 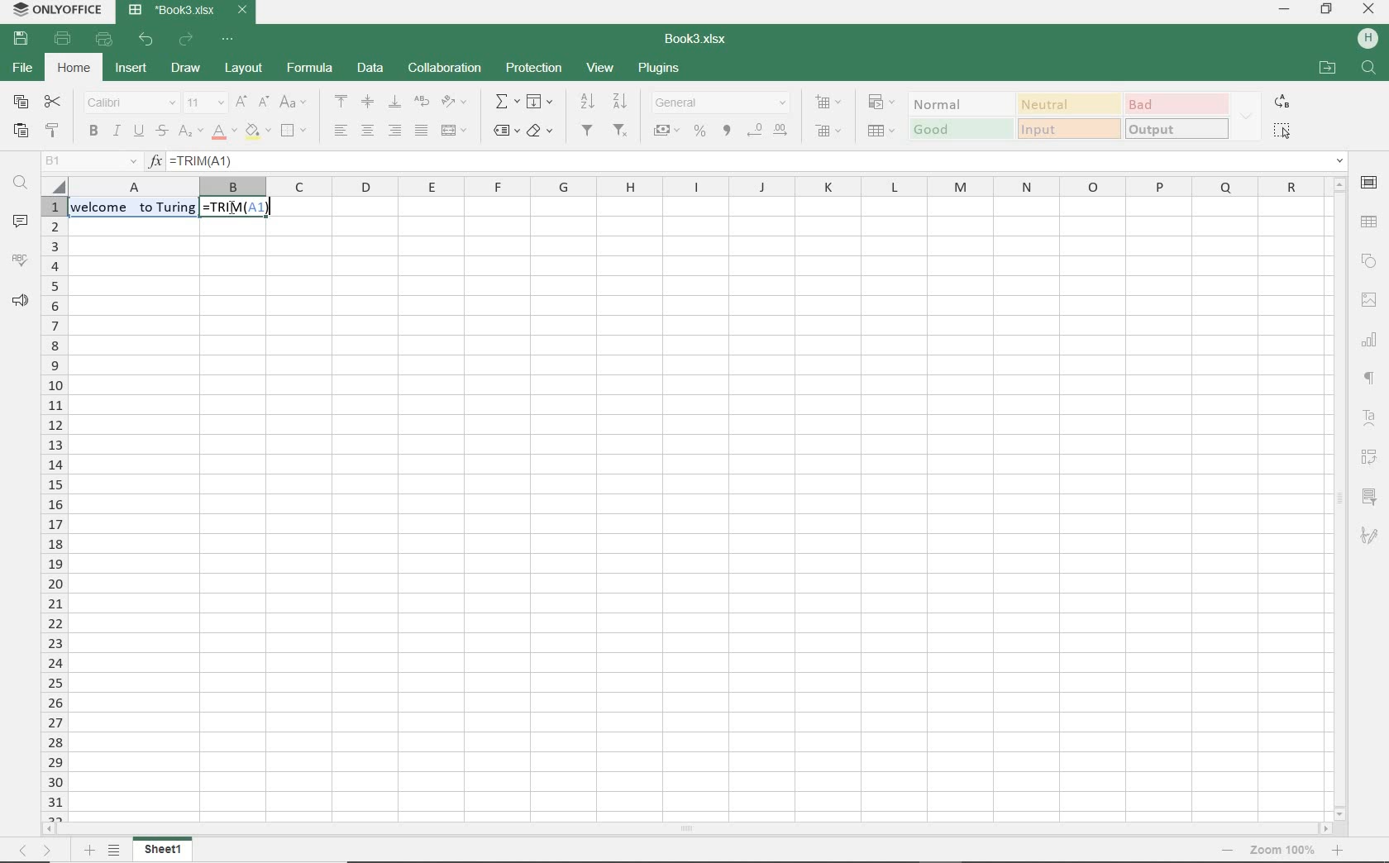 I want to click on system name, so click(x=55, y=11).